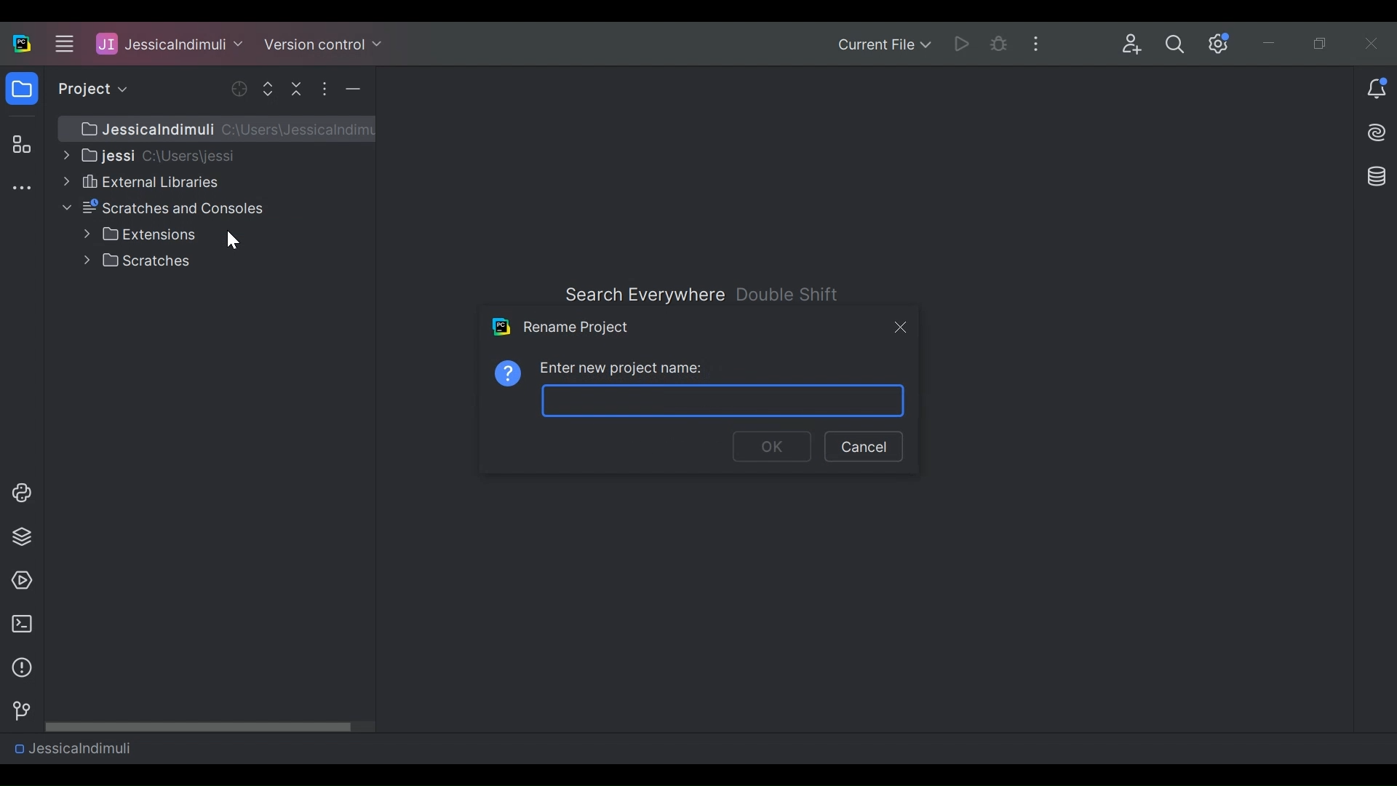  What do you see at coordinates (324, 89) in the screenshot?
I see `Options` at bounding box center [324, 89].